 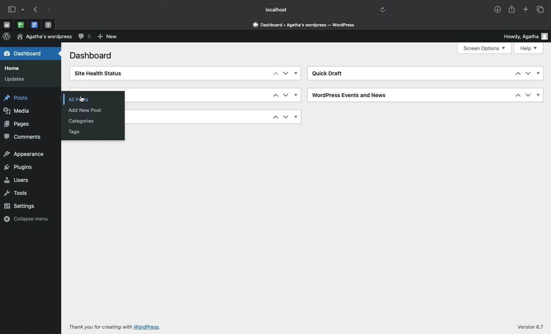 What do you see at coordinates (16, 180) in the screenshot?
I see `Users` at bounding box center [16, 180].